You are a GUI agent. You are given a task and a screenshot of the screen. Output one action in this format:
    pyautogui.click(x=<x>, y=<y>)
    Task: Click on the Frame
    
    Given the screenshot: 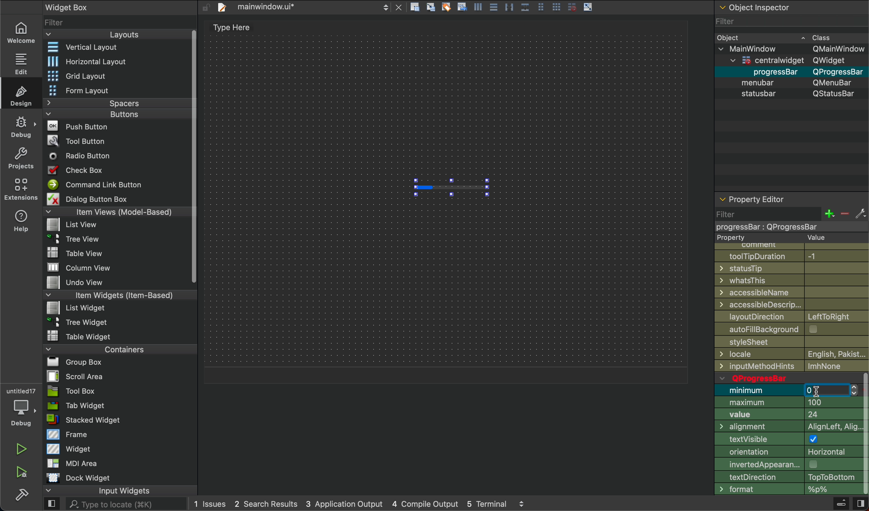 What is the action you would take?
    pyautogui.click(x=68, y=434)
    